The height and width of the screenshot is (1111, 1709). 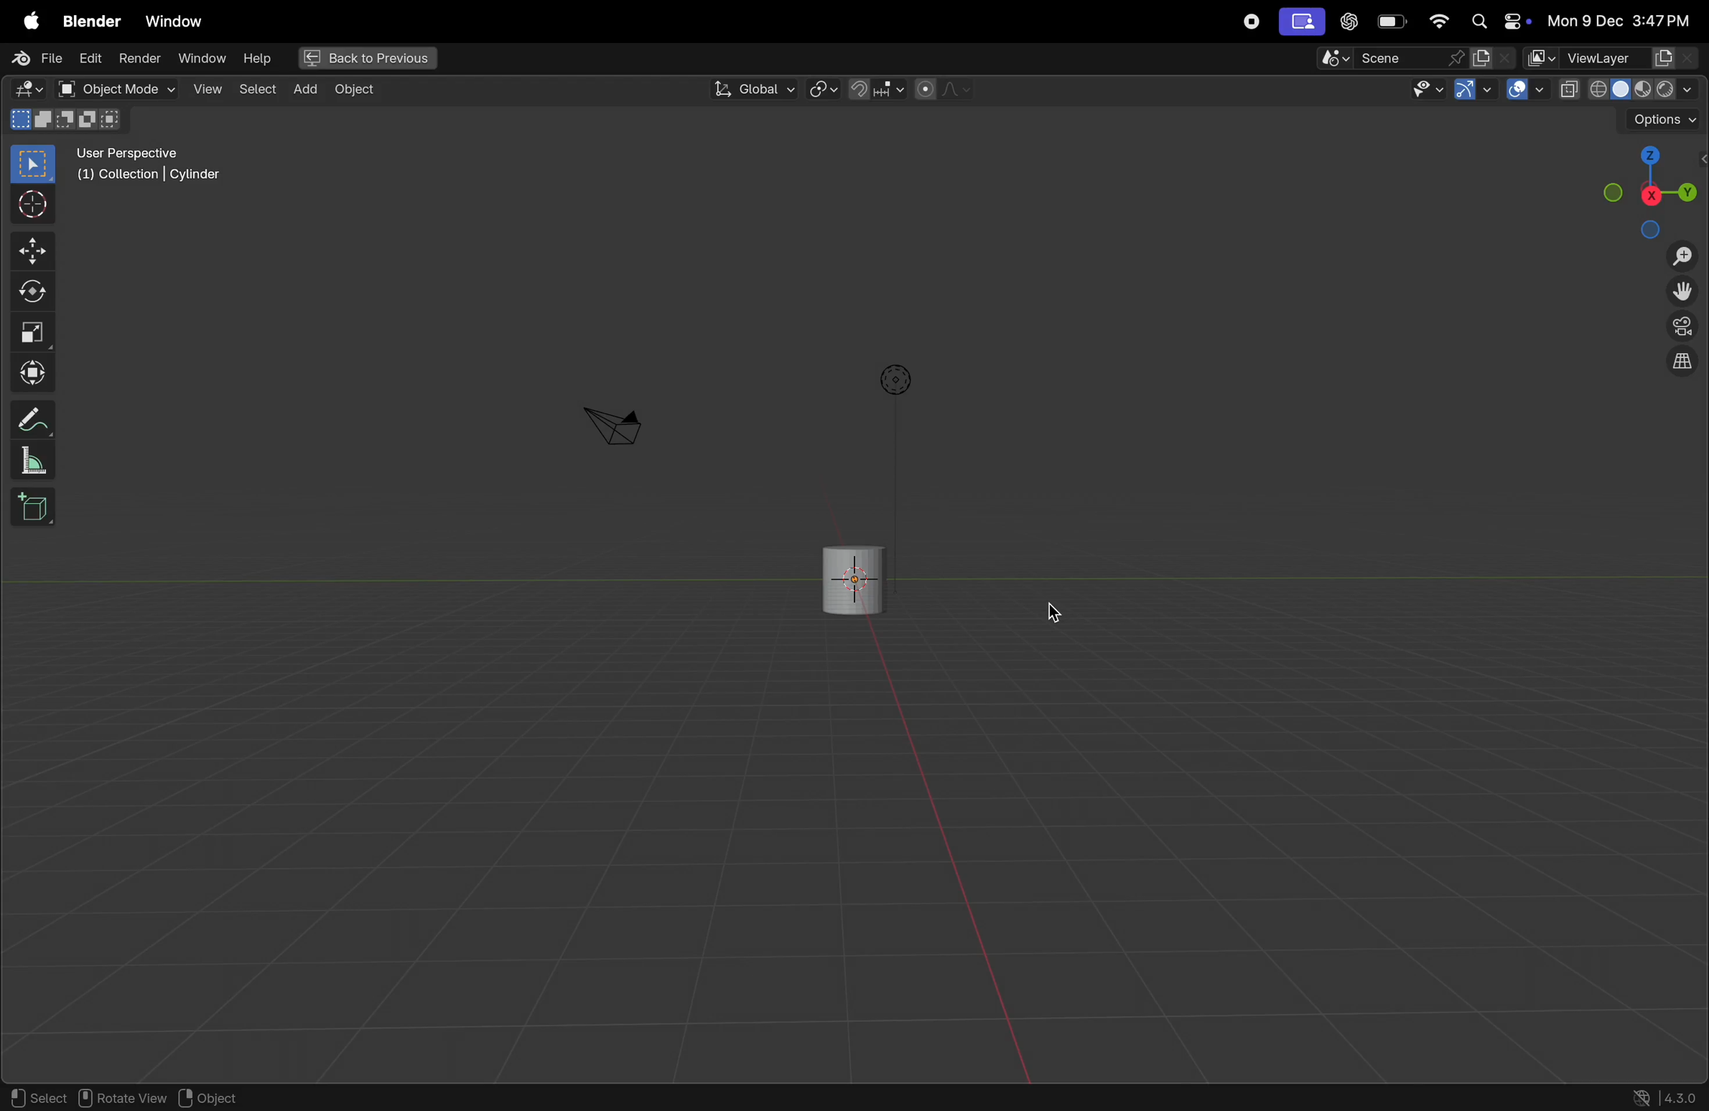 I want to click on record, so click(x=1248, y=22).